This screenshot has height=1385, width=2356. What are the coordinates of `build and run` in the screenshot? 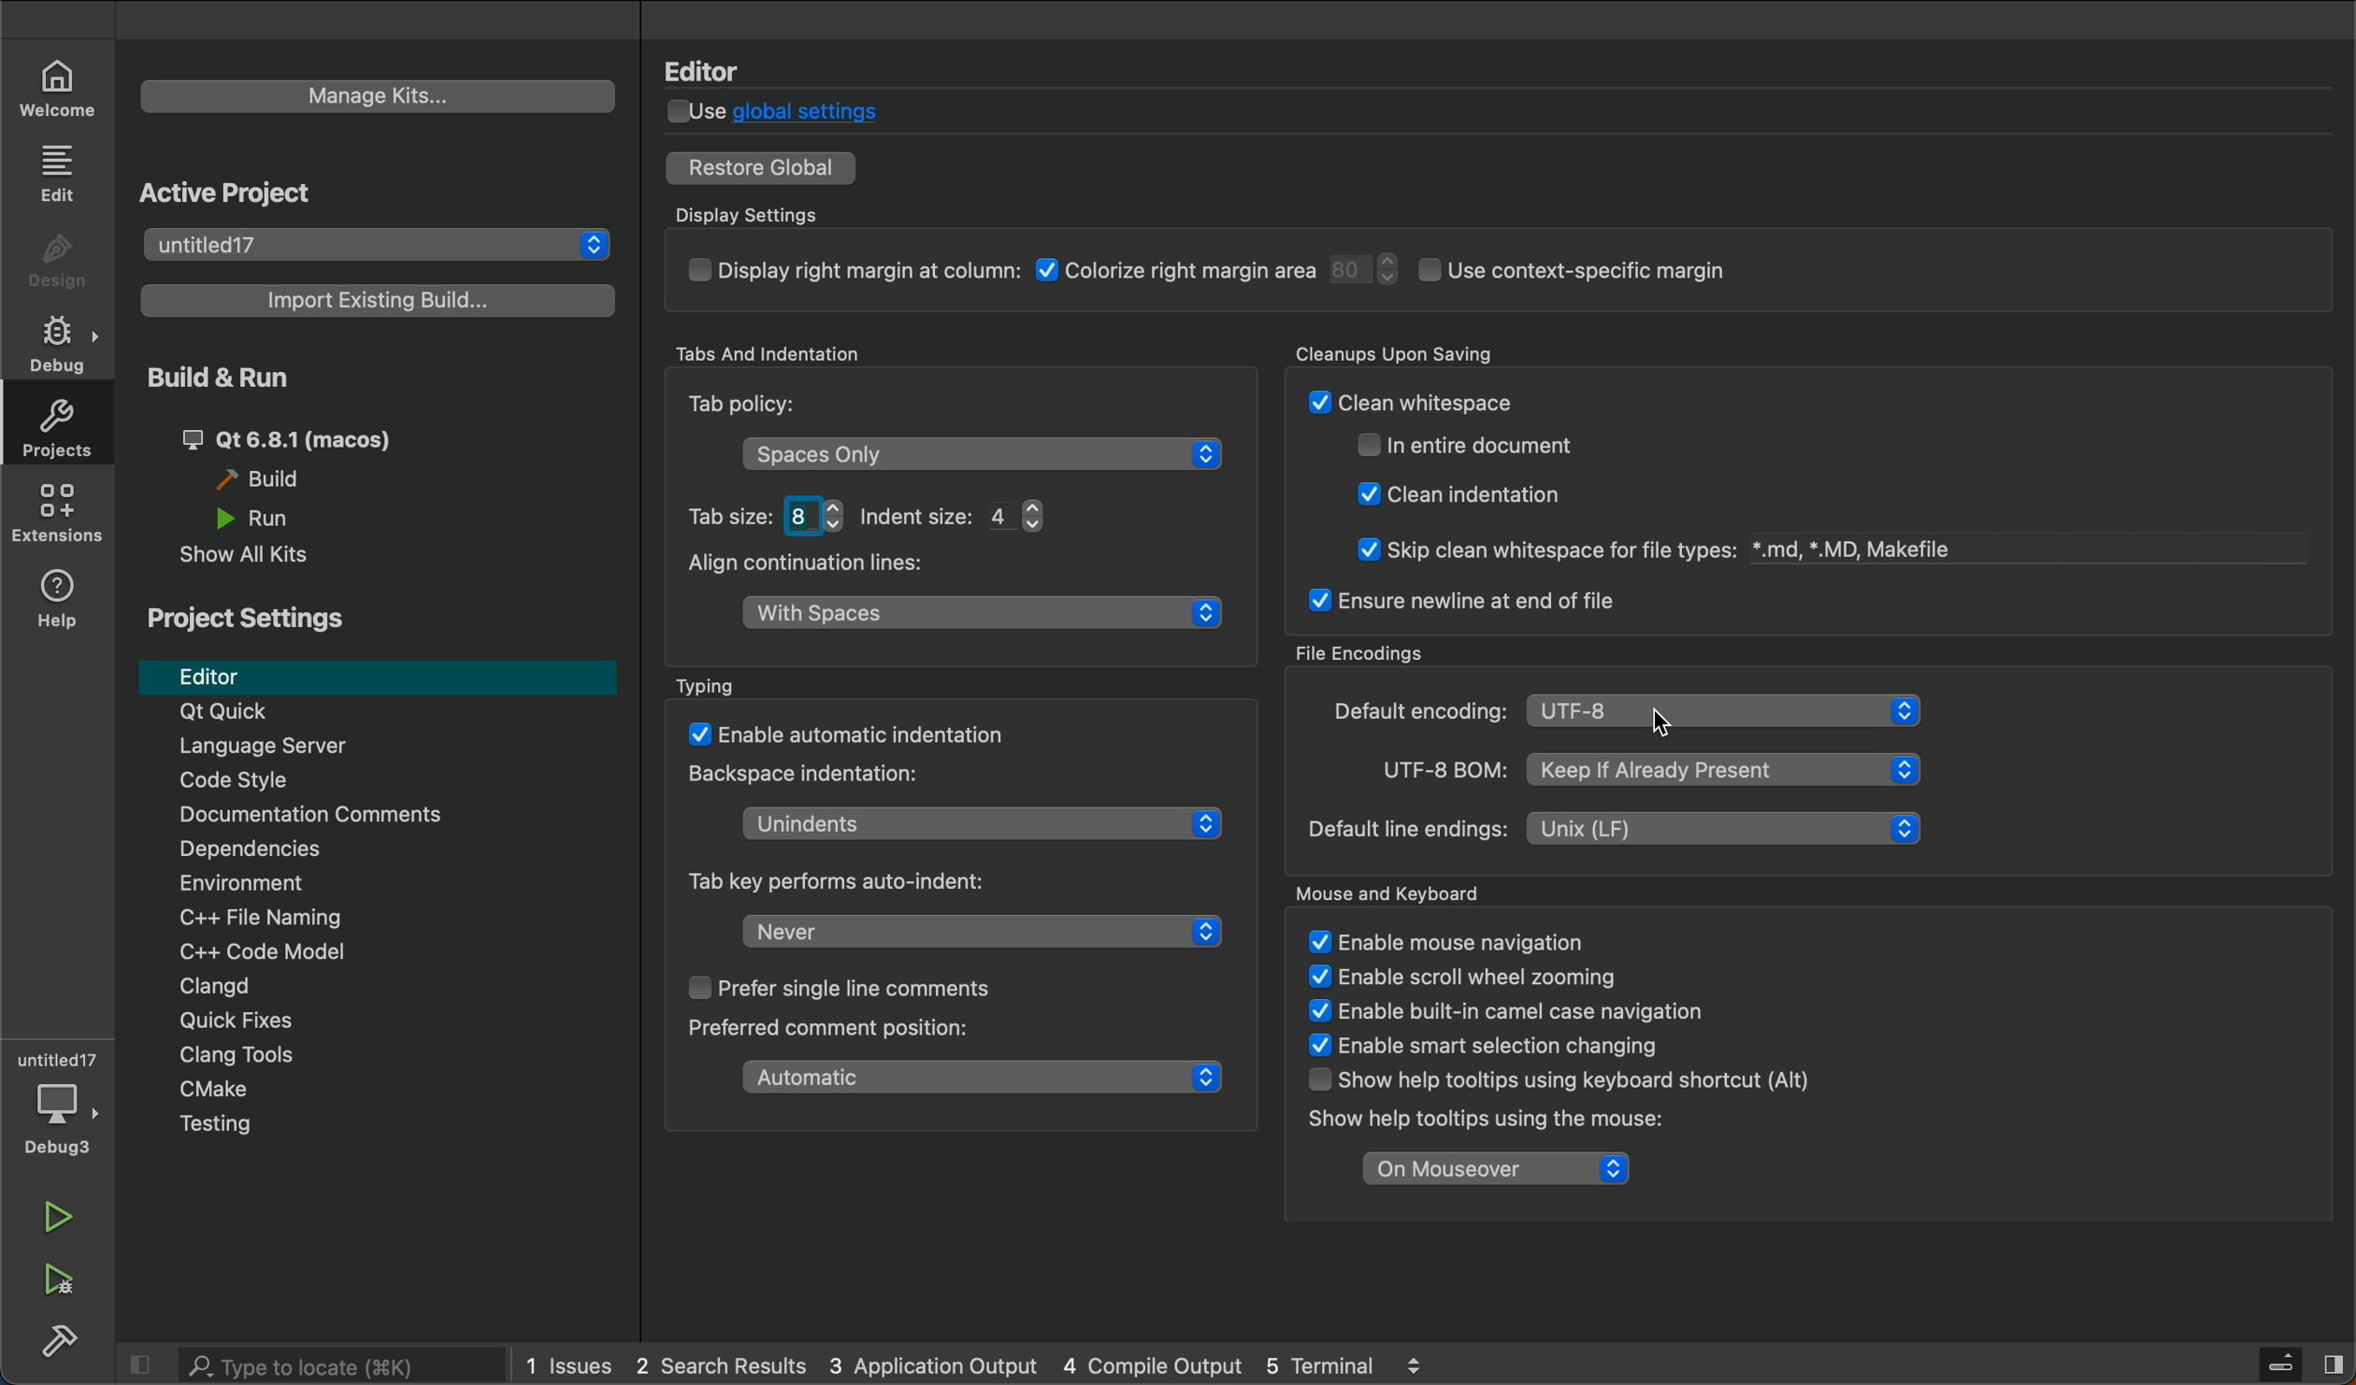 It's located at (379, 439).